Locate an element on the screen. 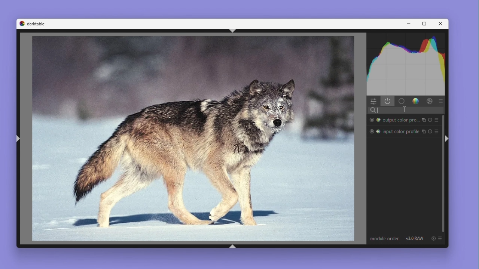 Image resolution: width=479 pixels, height=269 pixels. shift+ctrl+t is located at coordinates (232, 30).